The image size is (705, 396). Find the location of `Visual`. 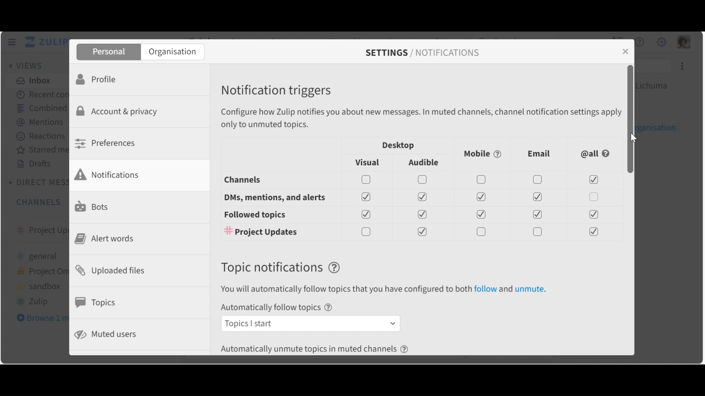

Visual is located at coordinates (366, 162).